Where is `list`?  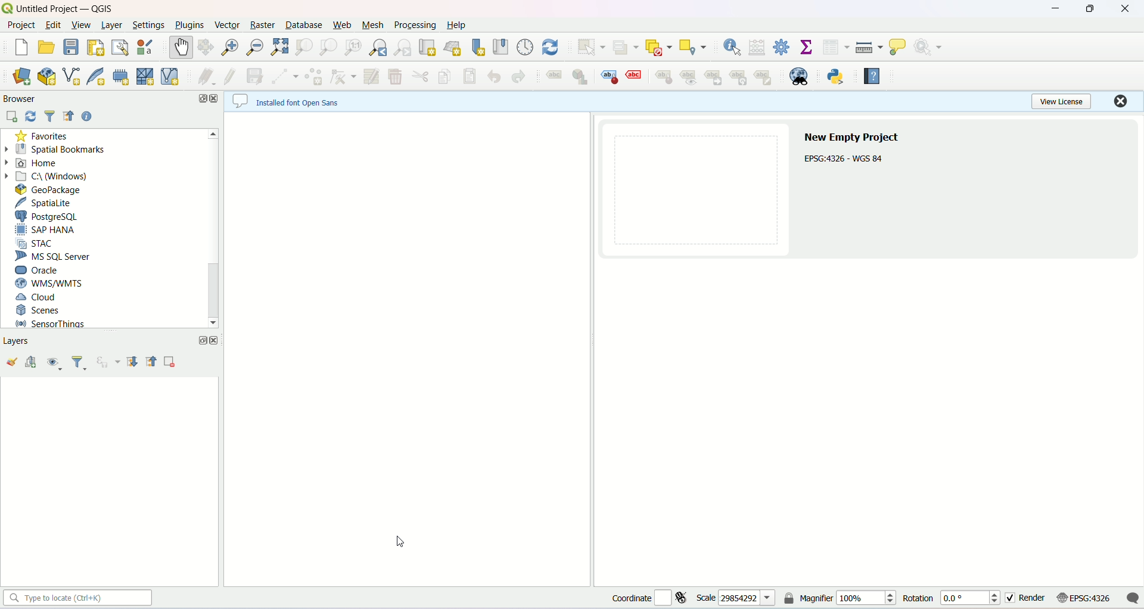 list is located at coordinates (70, 116).